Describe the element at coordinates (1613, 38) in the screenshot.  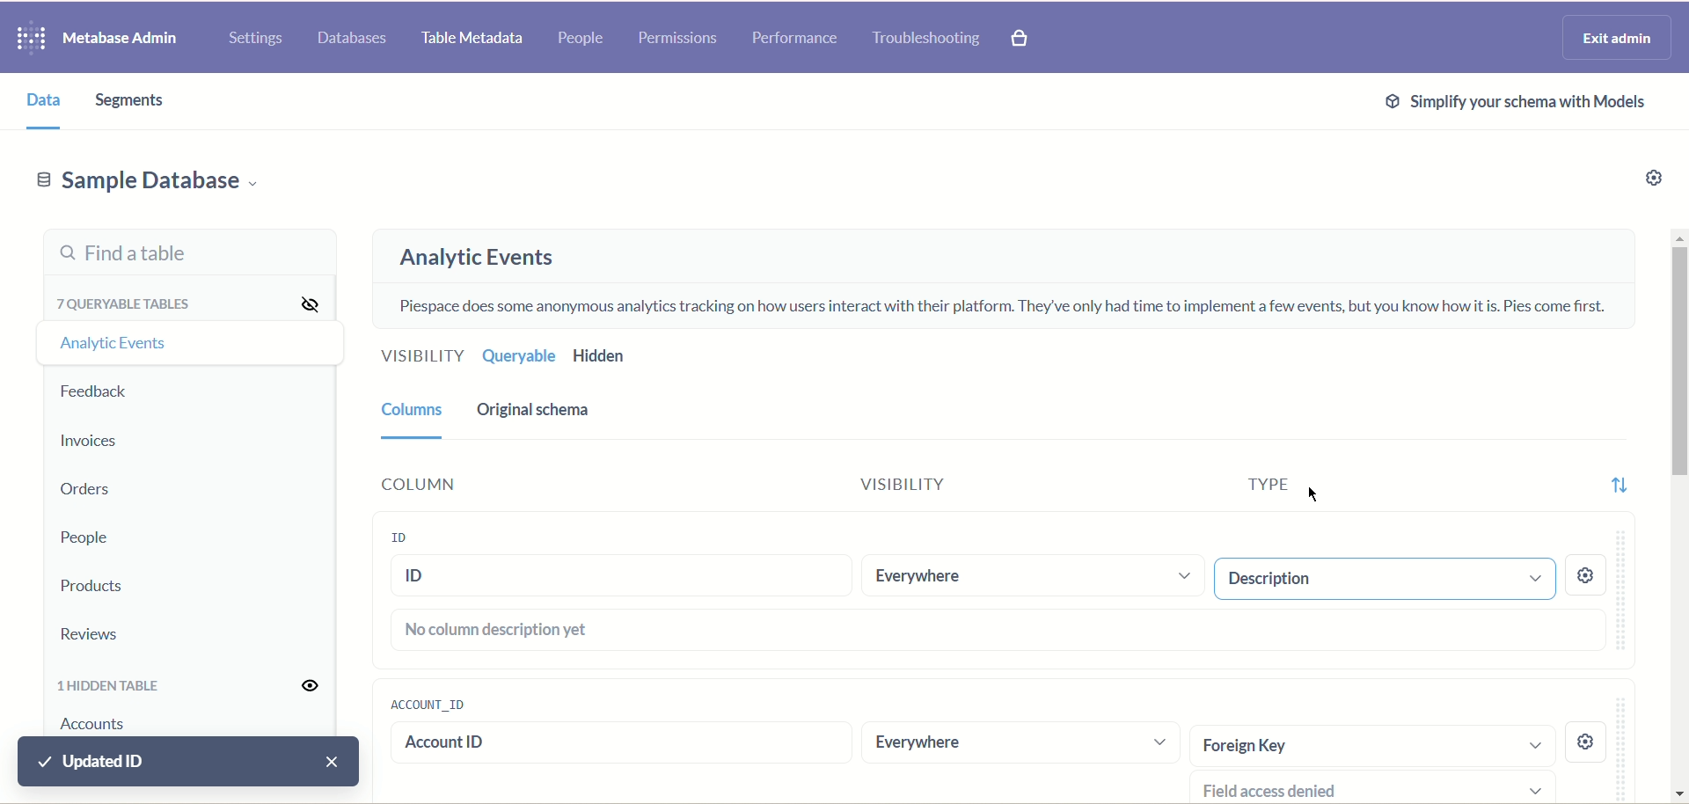
I see `exit admin` at that location.